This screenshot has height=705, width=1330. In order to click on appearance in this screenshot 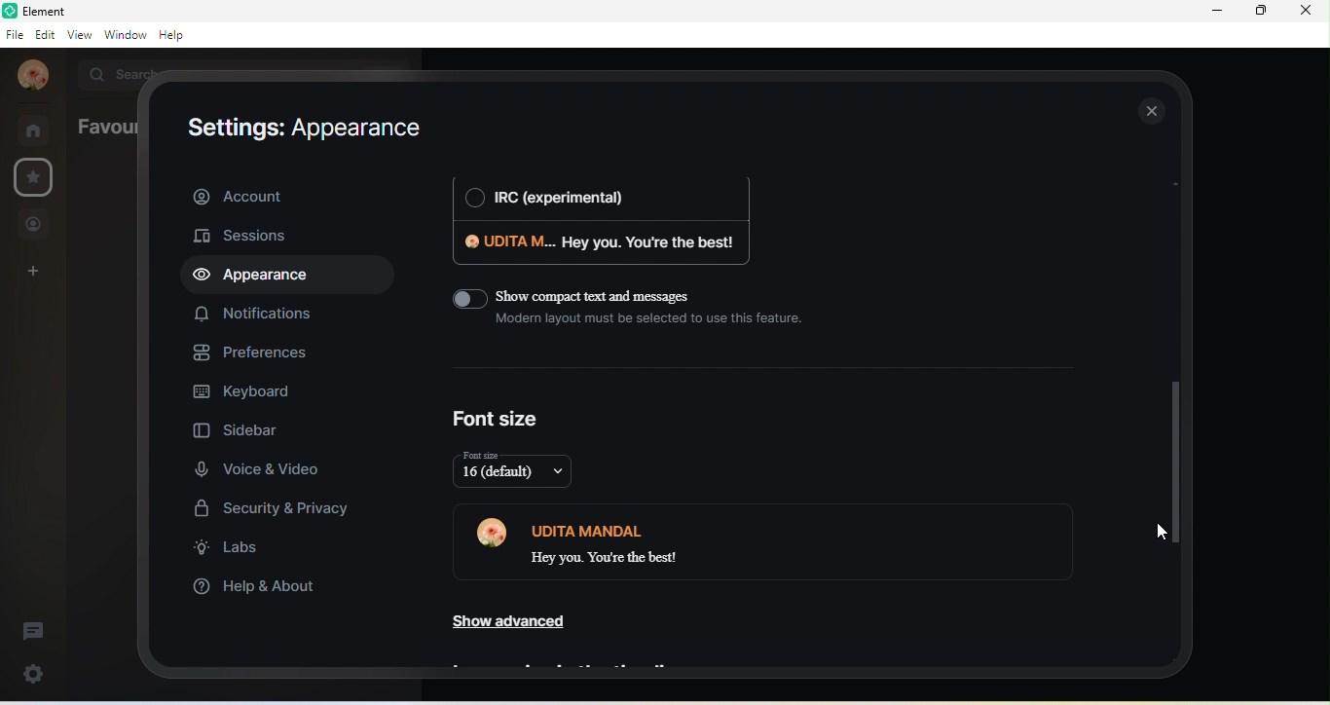, I will do `click(261, 278)`.